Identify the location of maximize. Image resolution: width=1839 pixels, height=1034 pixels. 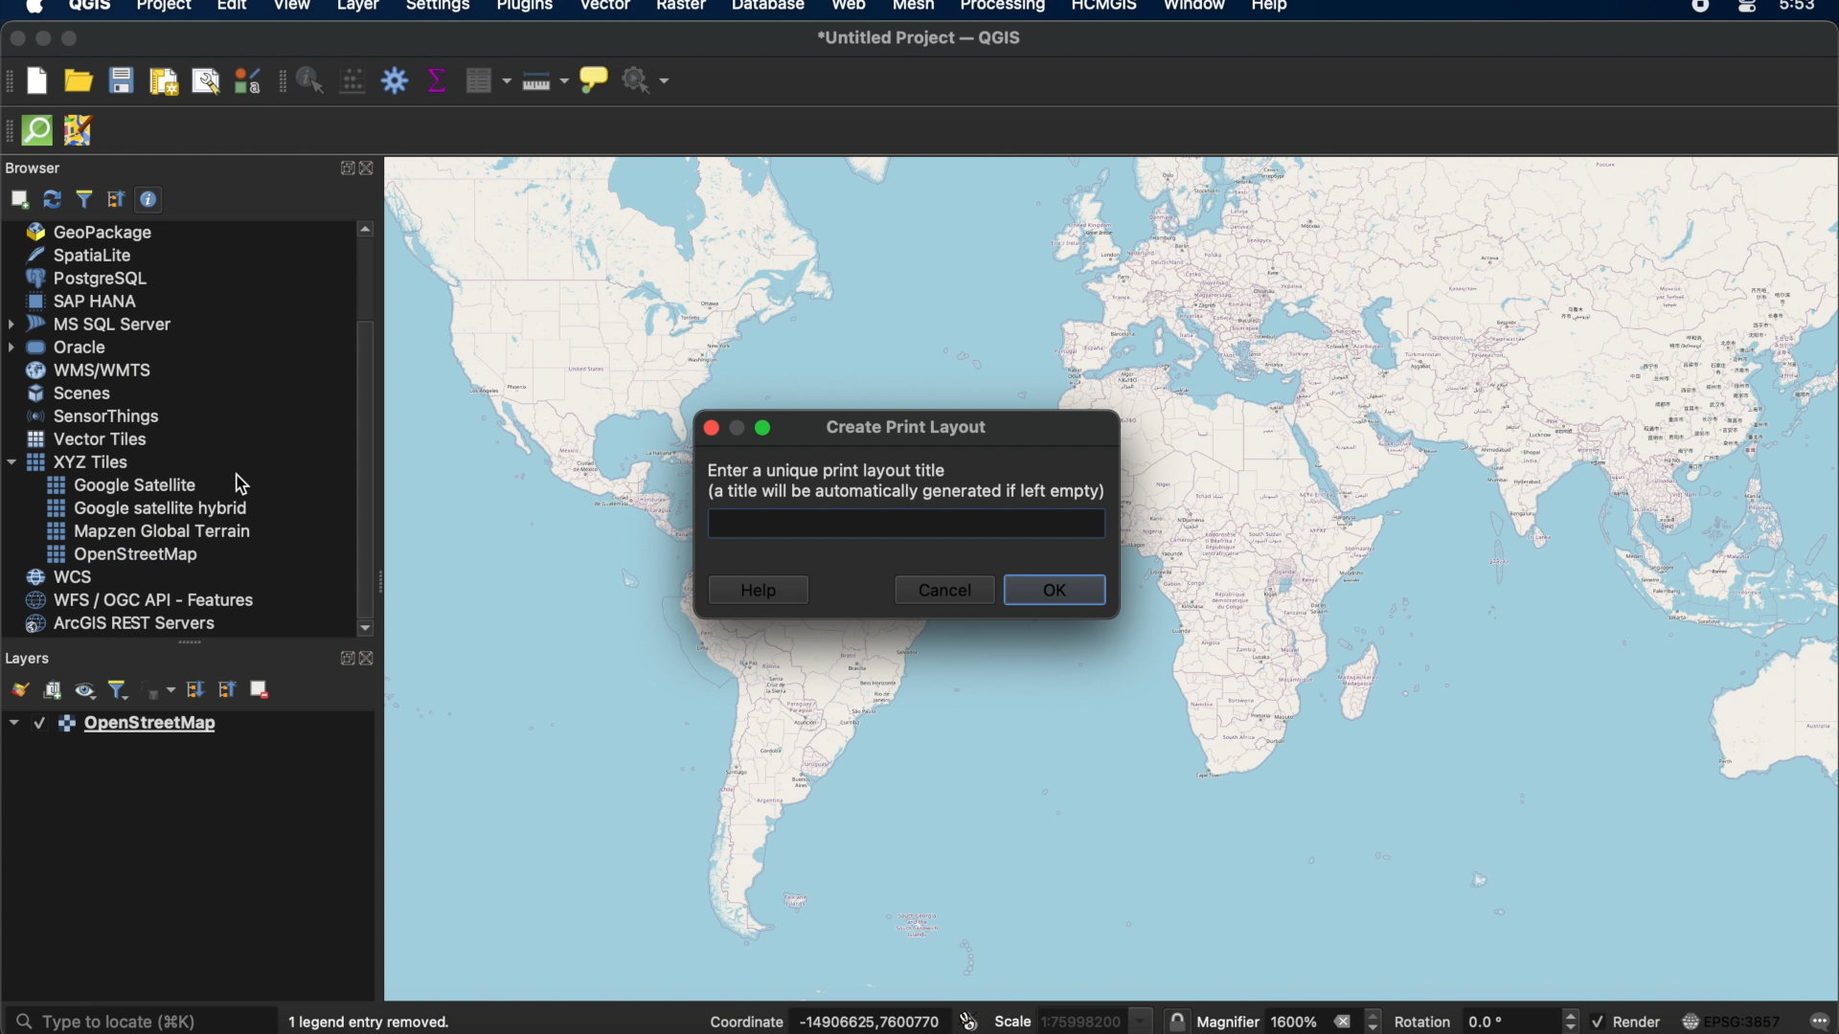
(72, 38).